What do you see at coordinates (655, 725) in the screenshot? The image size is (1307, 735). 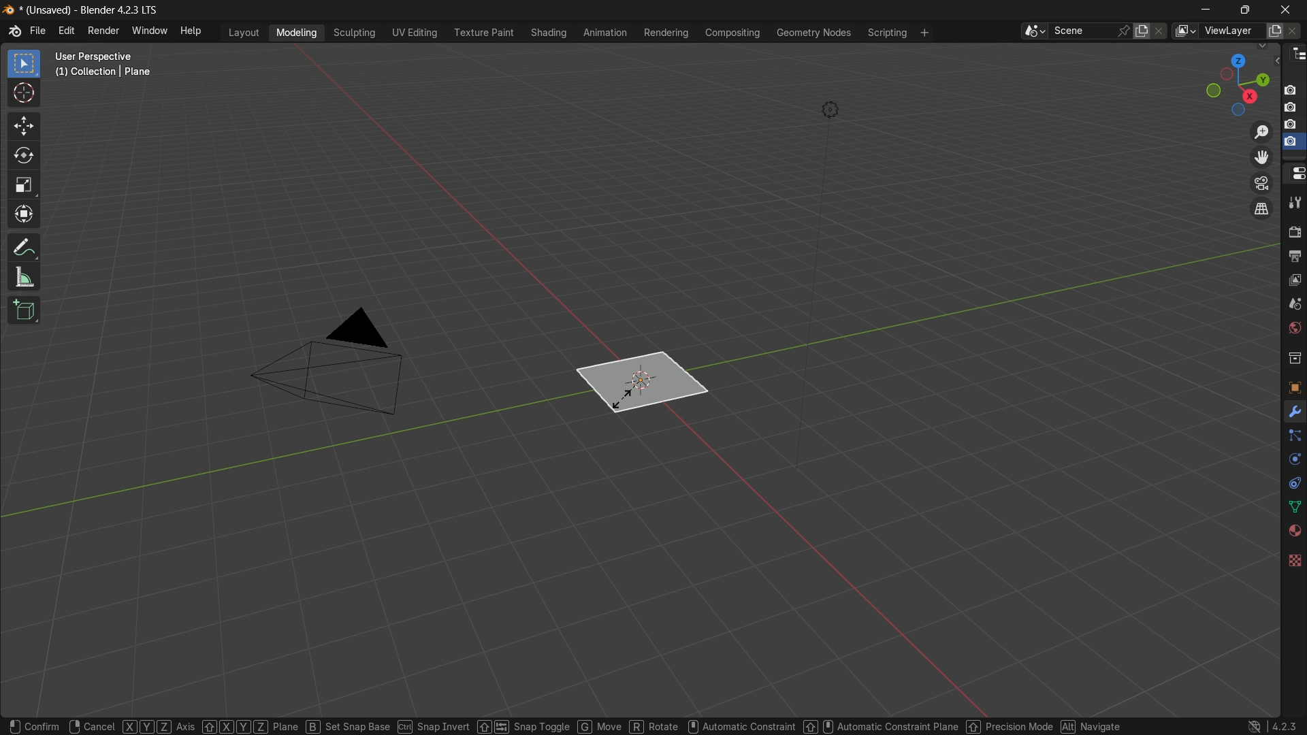 I see `R rotate` at bounding box center [655, 725].